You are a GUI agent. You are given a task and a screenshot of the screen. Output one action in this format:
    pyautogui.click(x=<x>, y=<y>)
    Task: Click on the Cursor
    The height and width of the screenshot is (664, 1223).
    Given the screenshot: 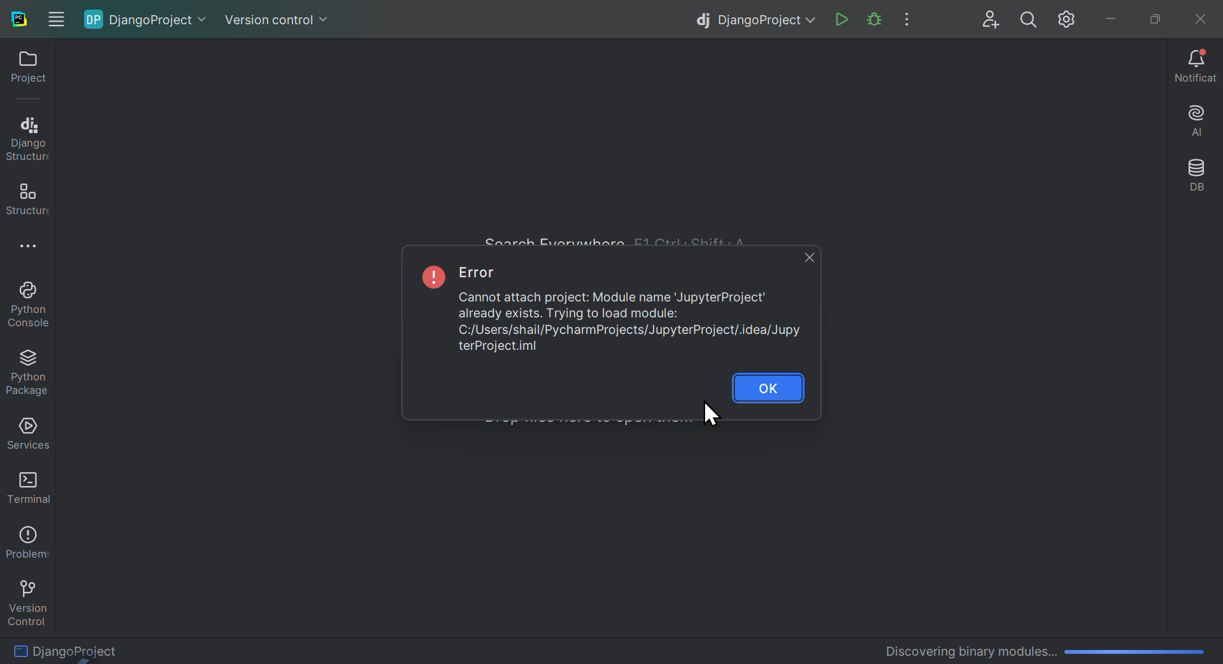 What is the action you would take?
    pyautogui.click(x=703, y=416)
    